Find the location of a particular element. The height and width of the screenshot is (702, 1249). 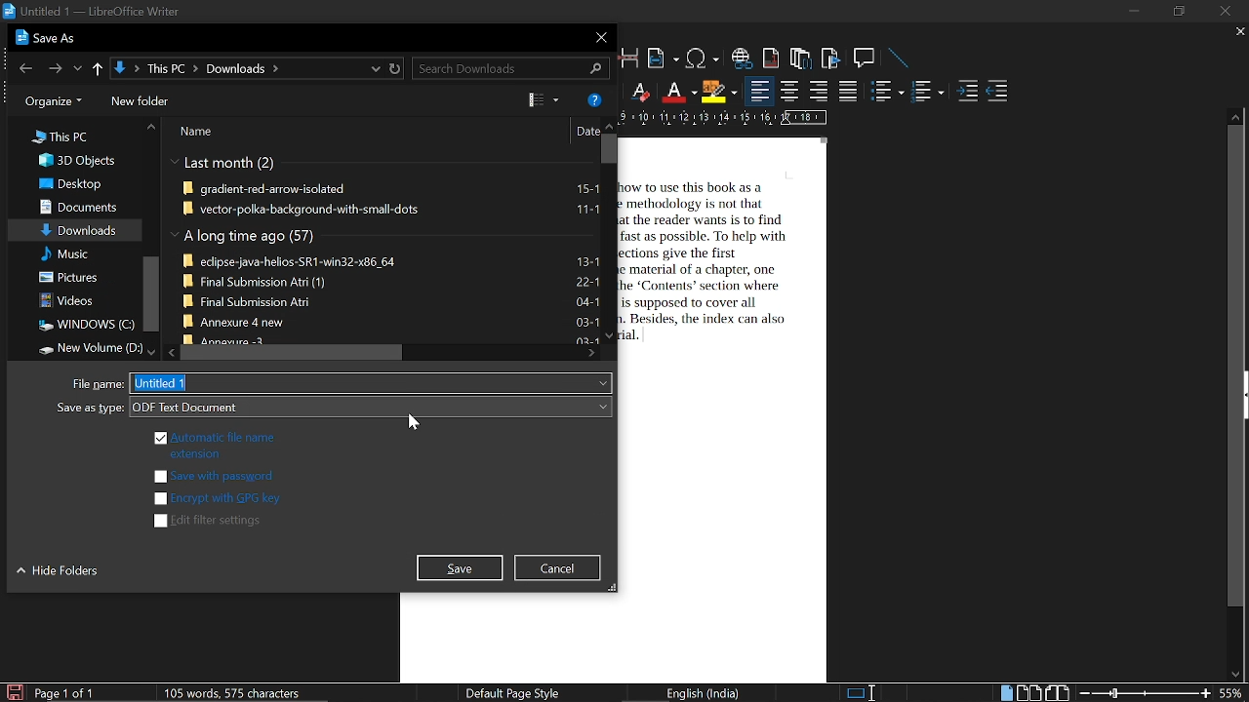

page style is located at coordinates (509, 692).